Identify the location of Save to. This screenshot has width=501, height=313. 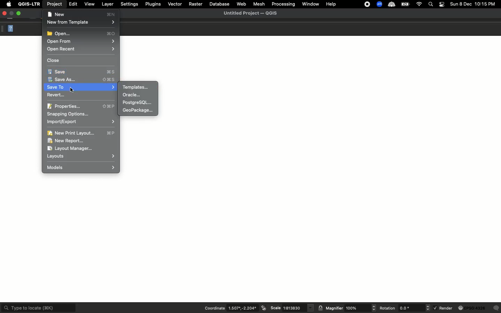
(81, 88).